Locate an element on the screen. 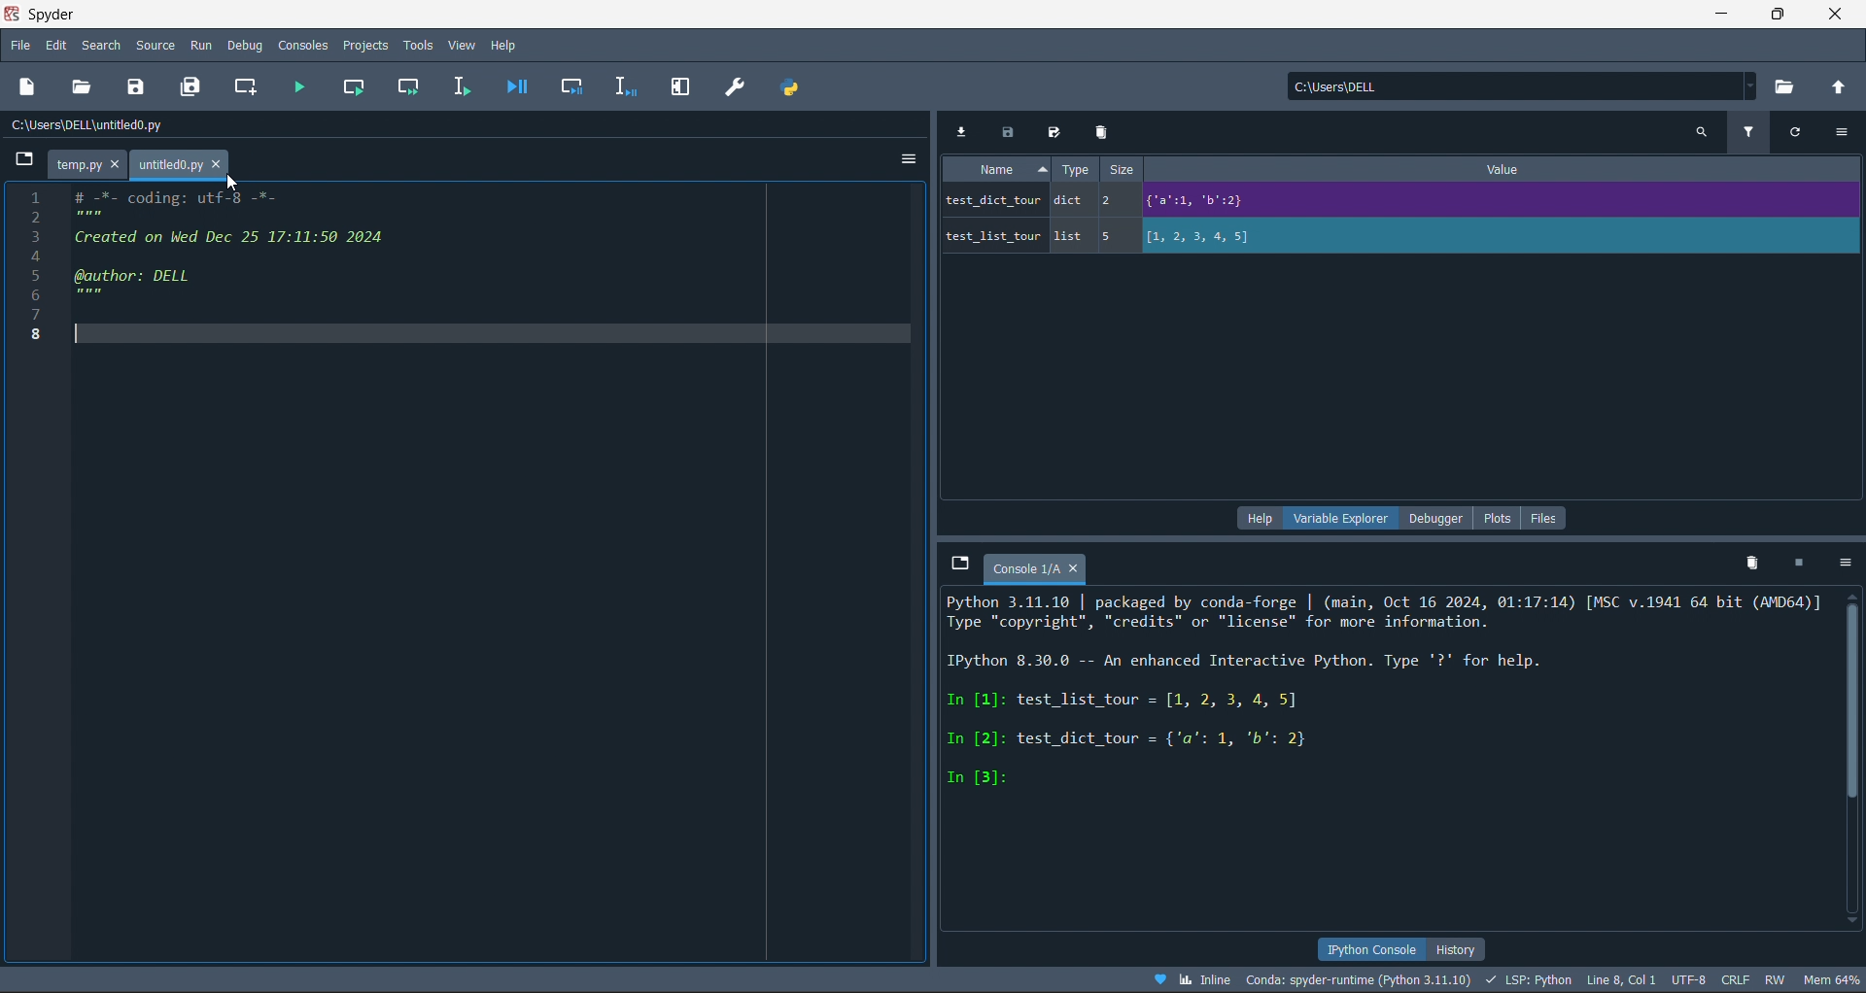 This screenshot has width=1866, height=993. save data is located at coordinates (1006, 128).